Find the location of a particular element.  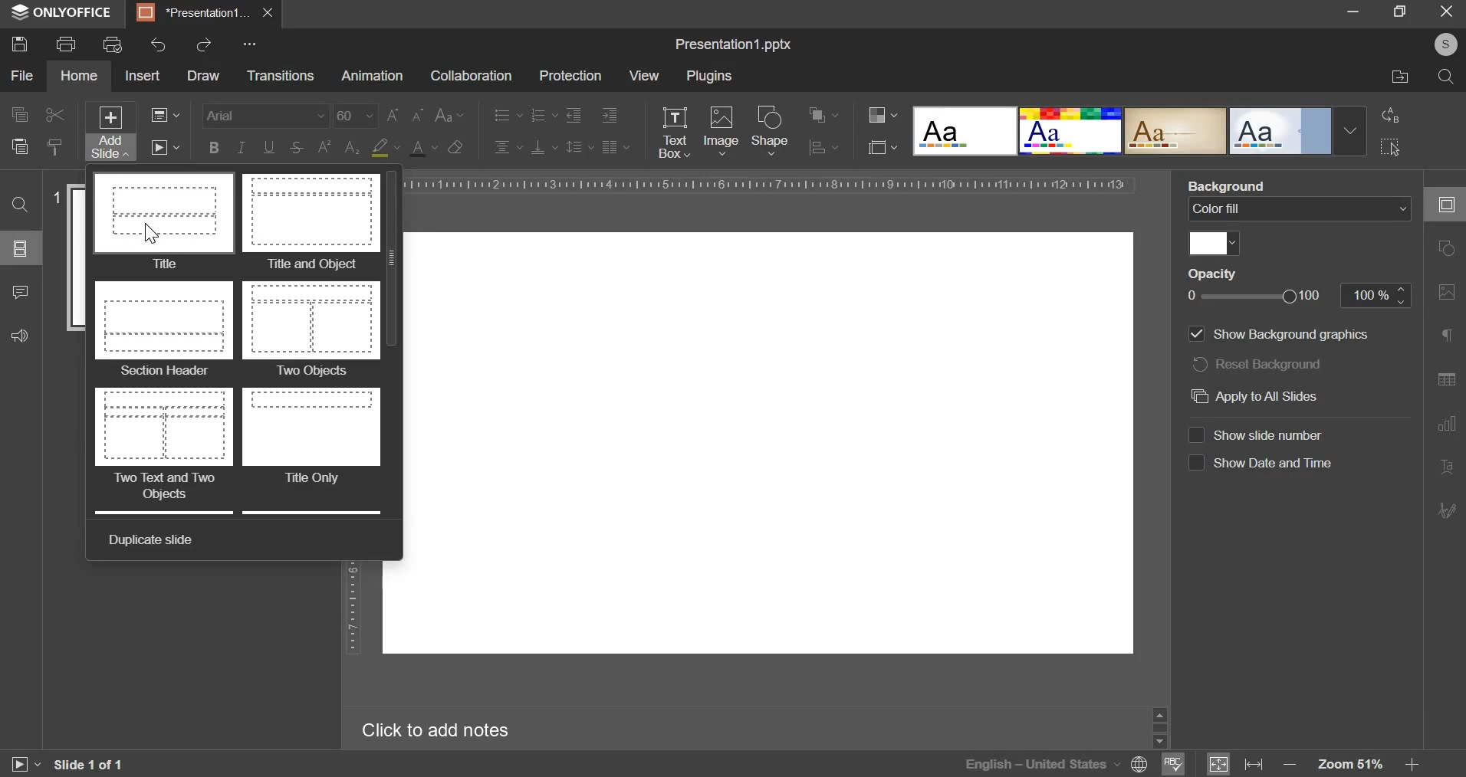

select is located at coordinates (1391, 146).